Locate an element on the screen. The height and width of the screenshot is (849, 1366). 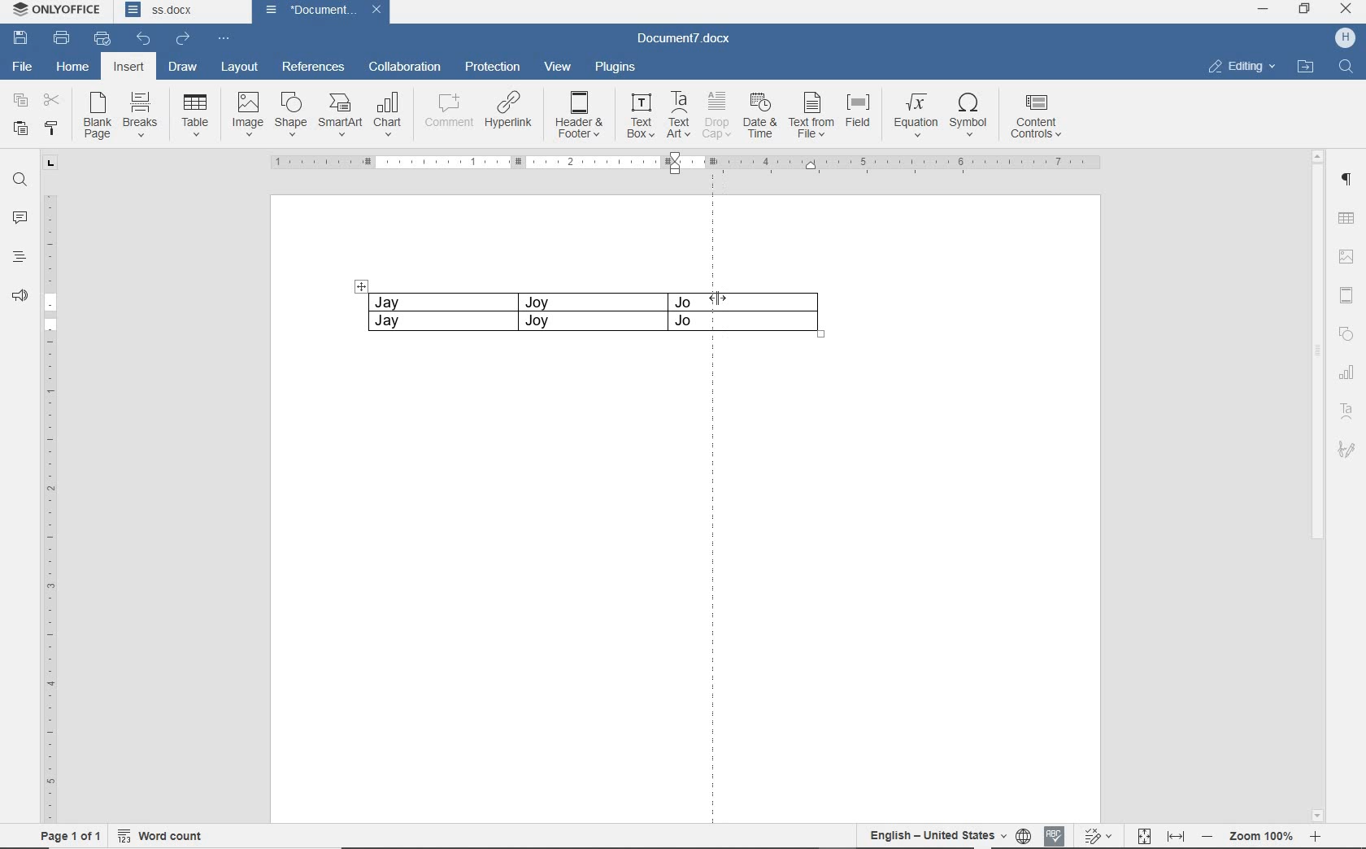
TABLE is located at coordinates (1346, 216).